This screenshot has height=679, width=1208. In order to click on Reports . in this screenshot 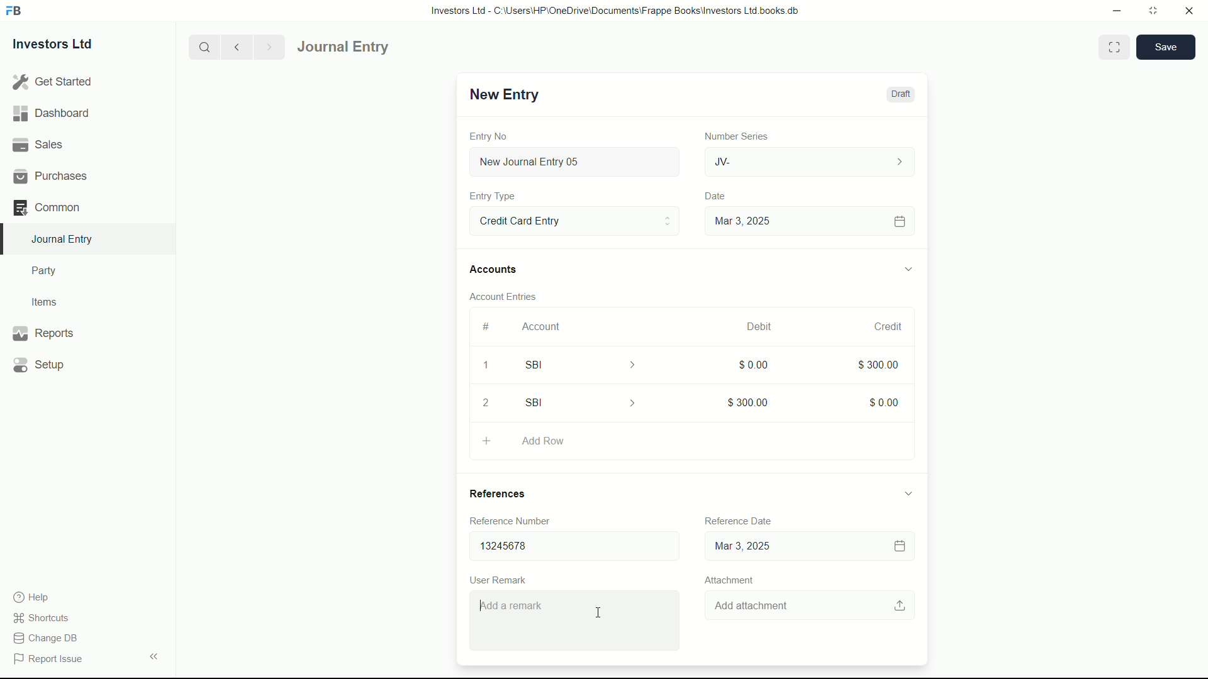, I will do `click(43, 331)`.